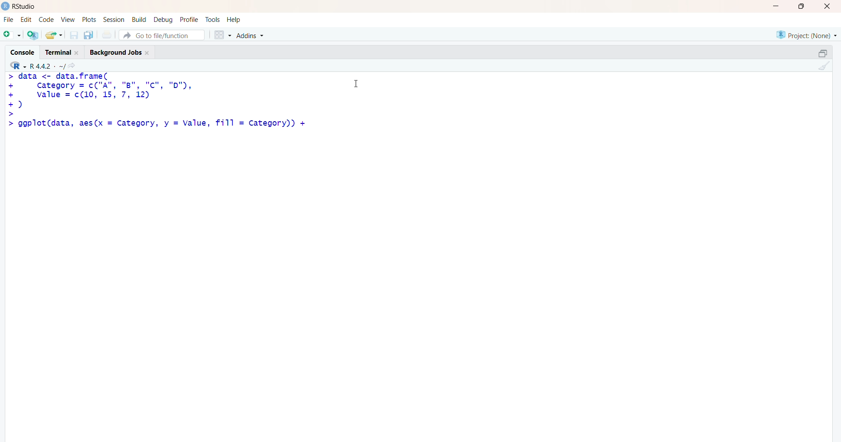 The image size is (841, 442). Describe the element at coordinates (235, 20) in the screenshot. I see `help` at that location.